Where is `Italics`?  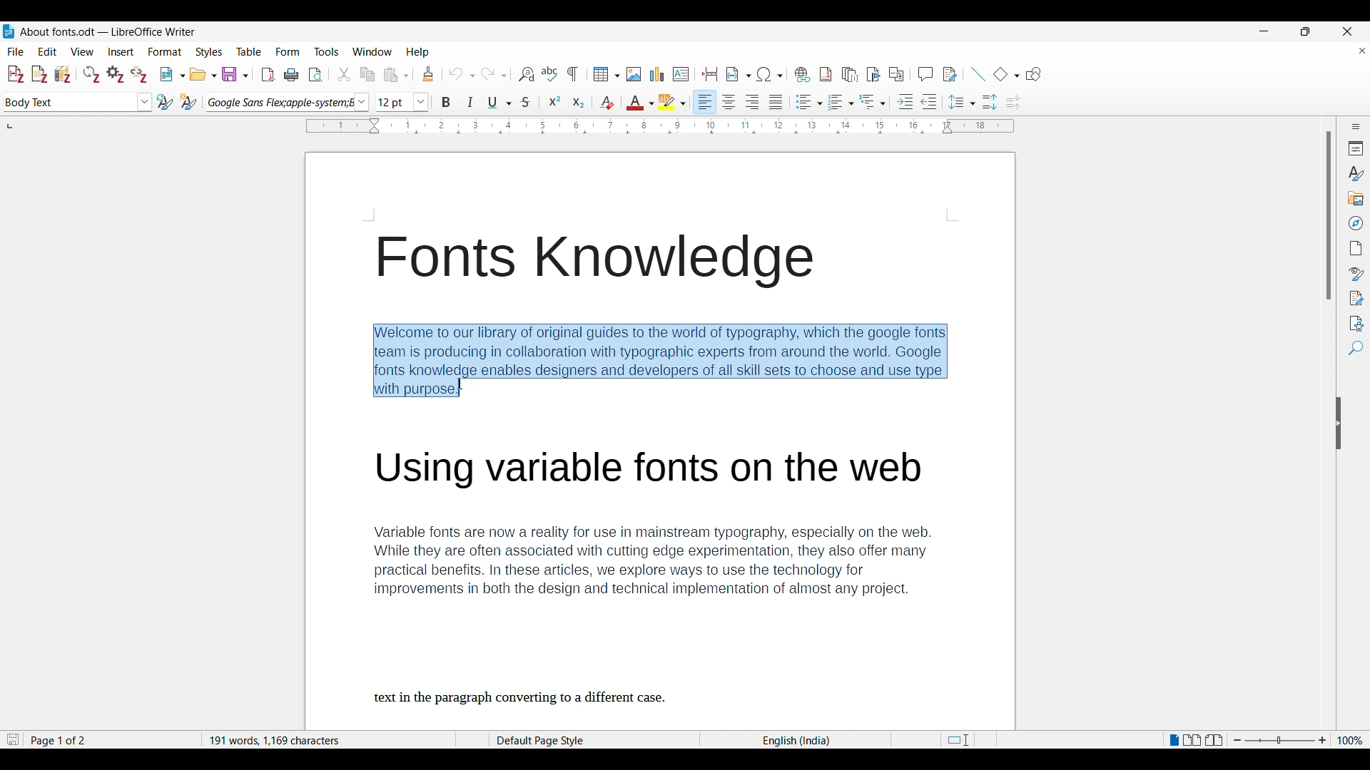 Italics is located at coordinates (470, 102).